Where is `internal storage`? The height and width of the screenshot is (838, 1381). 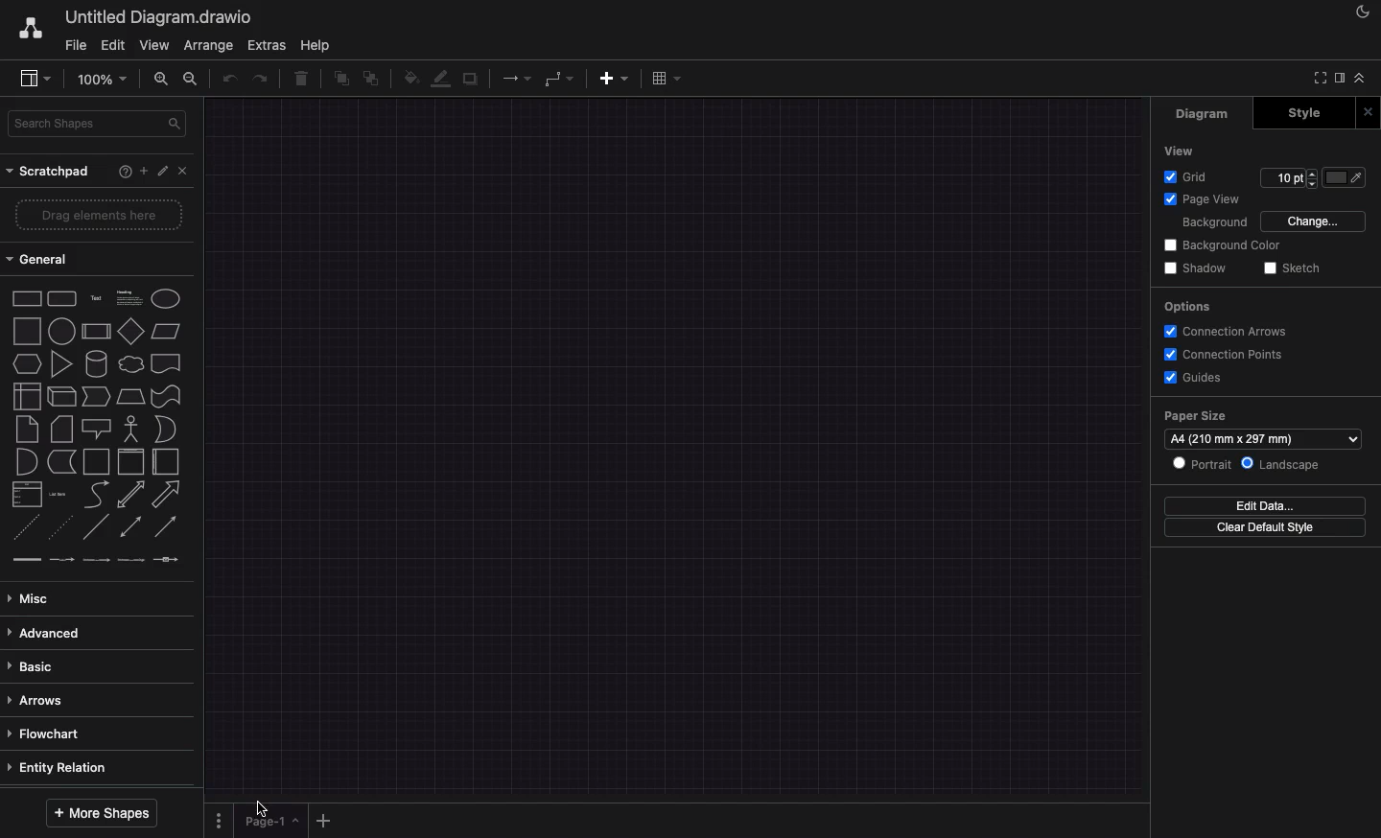
internal storage is located at coordinates (28, 396).